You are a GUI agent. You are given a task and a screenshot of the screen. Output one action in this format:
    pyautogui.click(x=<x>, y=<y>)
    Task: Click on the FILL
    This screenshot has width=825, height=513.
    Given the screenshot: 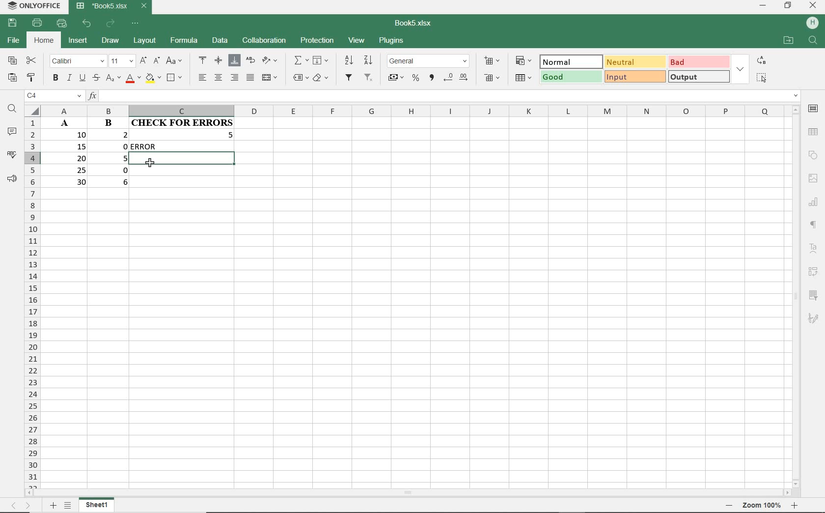 What is the action you would take?
    pyautogui.click(x=320, y=60)
    